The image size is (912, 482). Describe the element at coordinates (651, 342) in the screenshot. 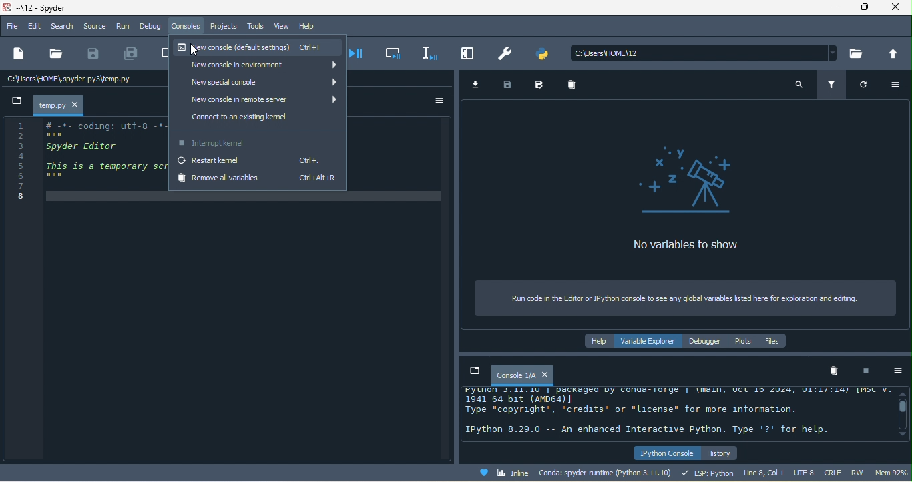

I see `variable explorer` at that location.